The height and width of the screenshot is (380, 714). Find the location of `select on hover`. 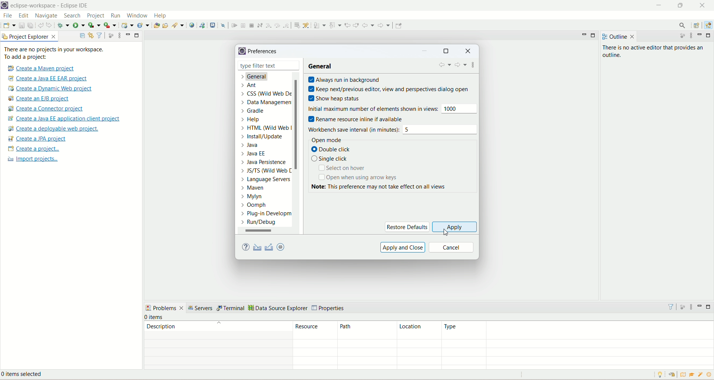

select on hover is located at coordinates (344, 169).